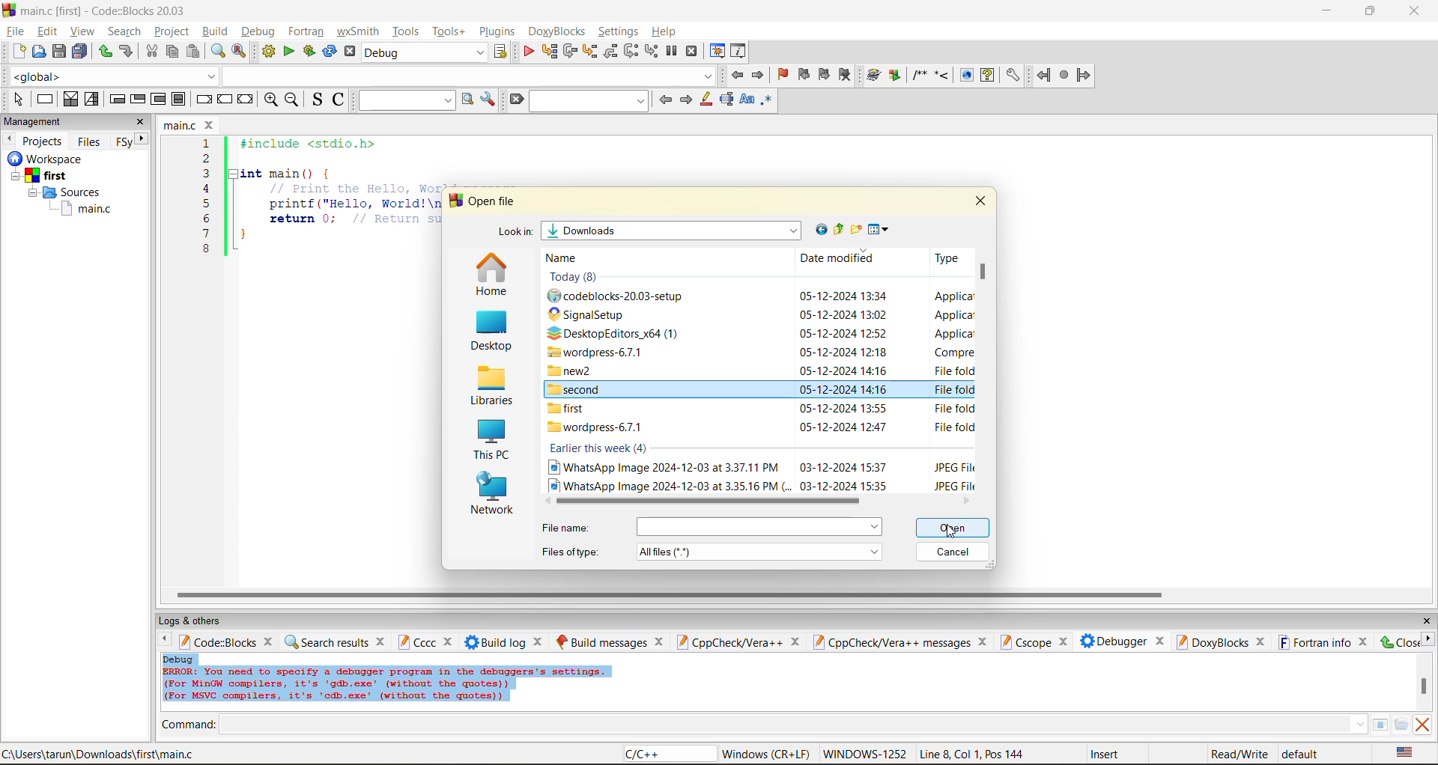 This screenshot has width=1438, height=765. Describe the element at coordinates (289, 52) in the screenshot. I see `run` at that location.